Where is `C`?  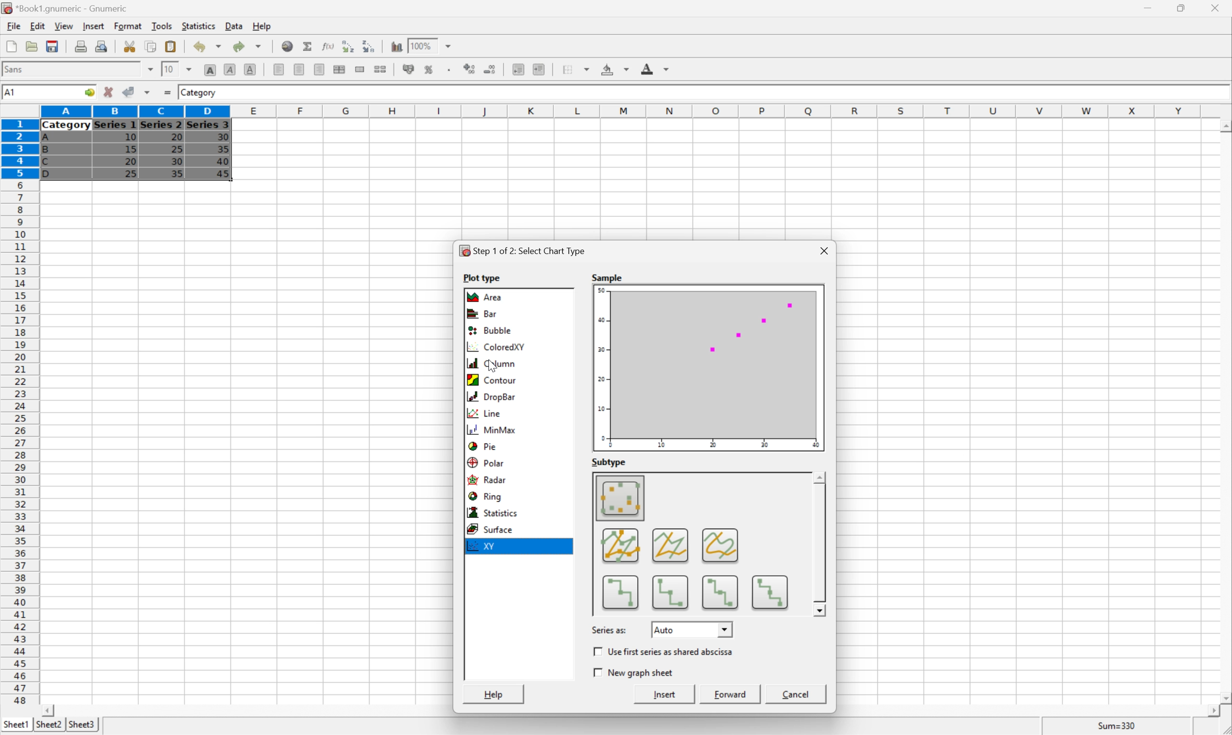 C is located at coordinates (46, 162).